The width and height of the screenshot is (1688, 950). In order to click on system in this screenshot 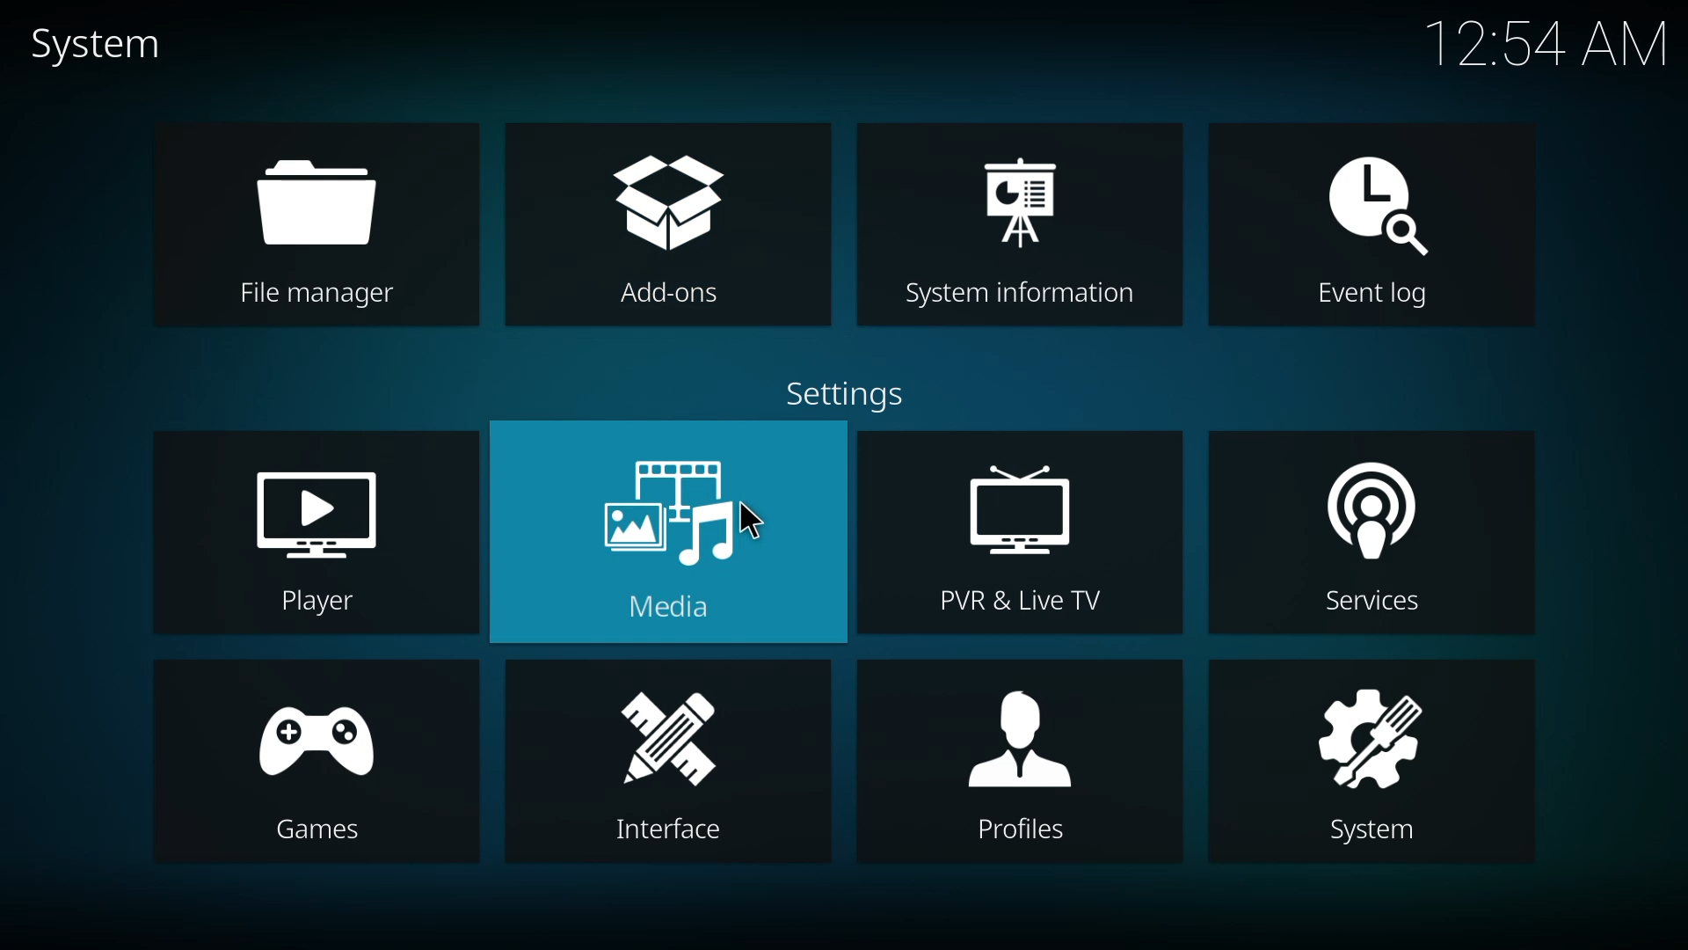, I will do `click(1372, 762)`.